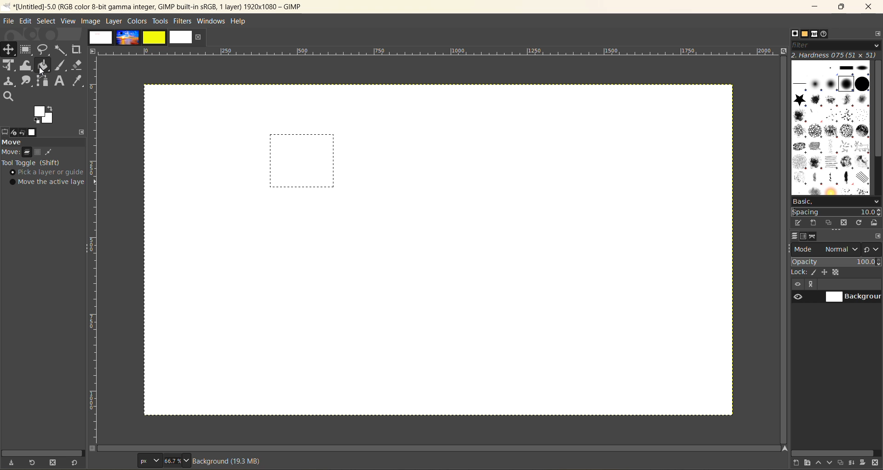  I want to click on lock pixel, position, alpha, so click(836, 273).